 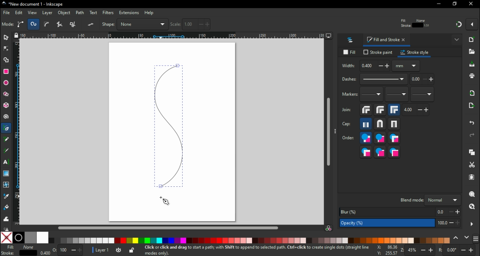 I want to click on import, so click(x=473, y=95).